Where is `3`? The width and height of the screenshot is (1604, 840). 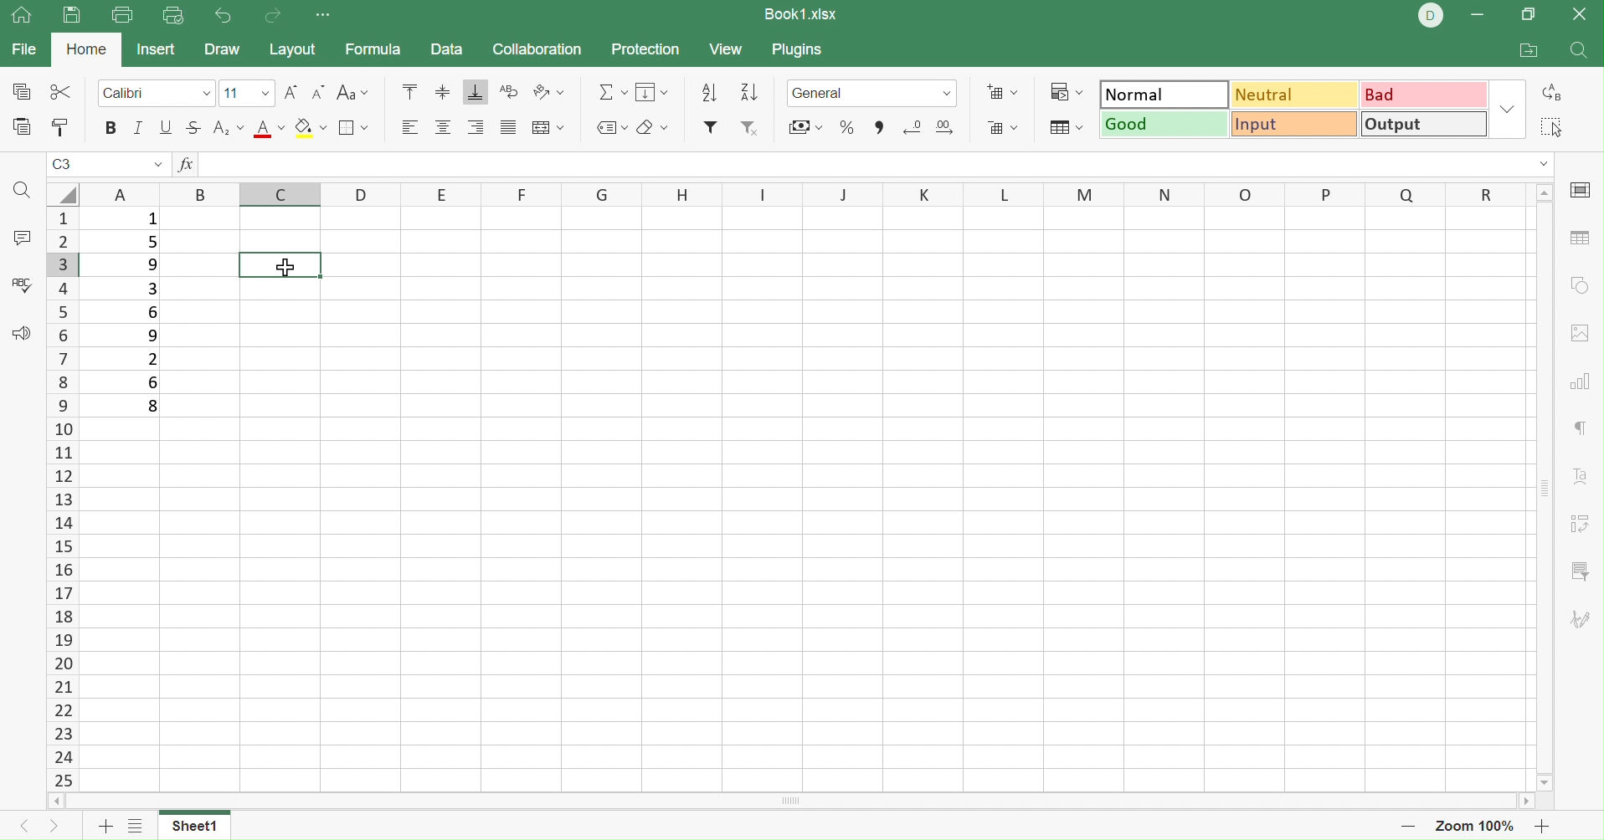 3 is located at coordinates (151, 287).